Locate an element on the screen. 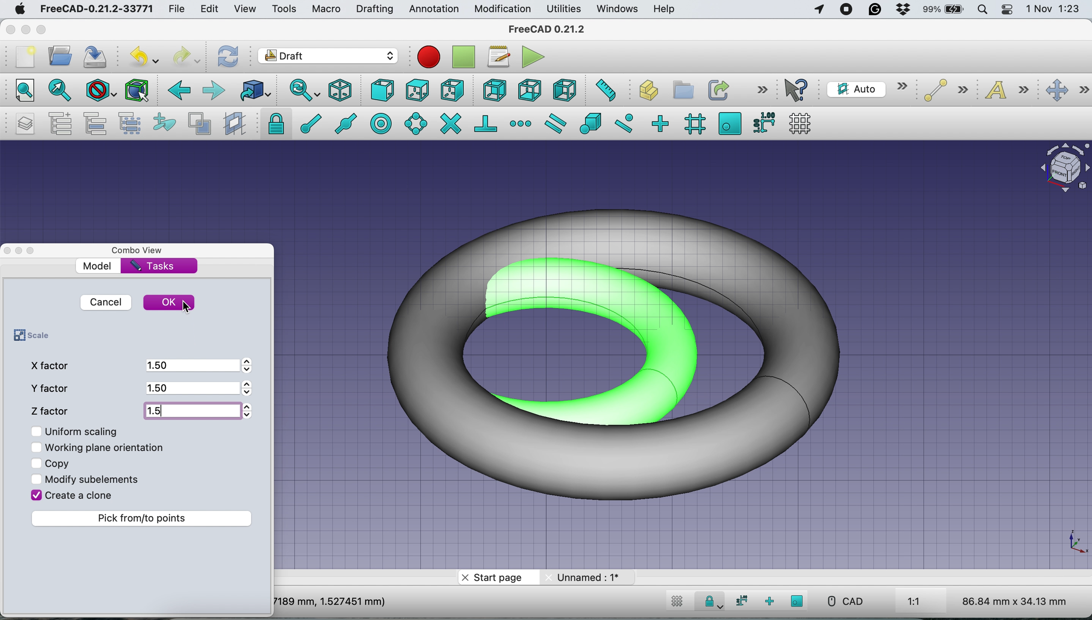  toggle normal/wireframe display is located at coordinates (199, 124).